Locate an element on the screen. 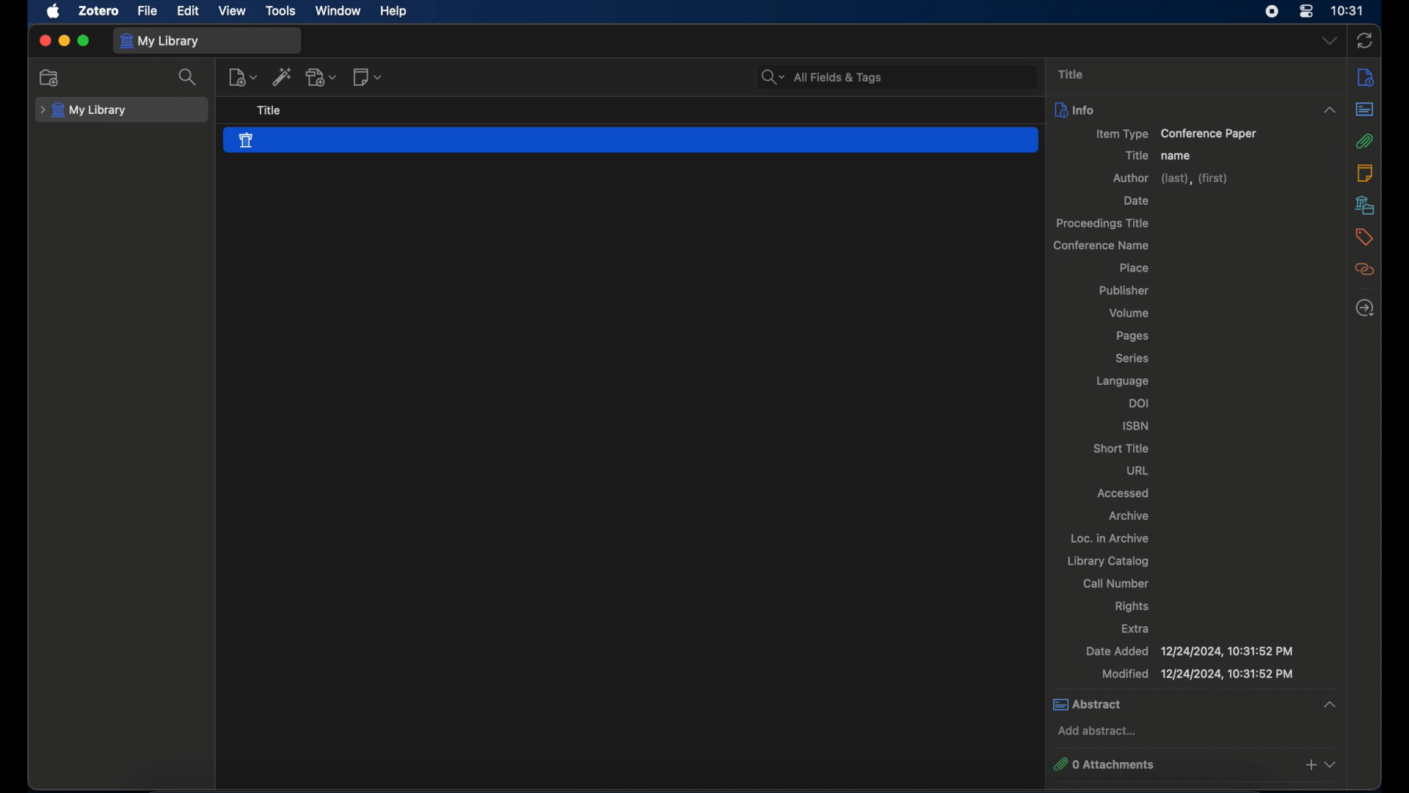 Image resolution: width=1409 pixels, height=793 pixels. language is located at coordinates (1122, 381).